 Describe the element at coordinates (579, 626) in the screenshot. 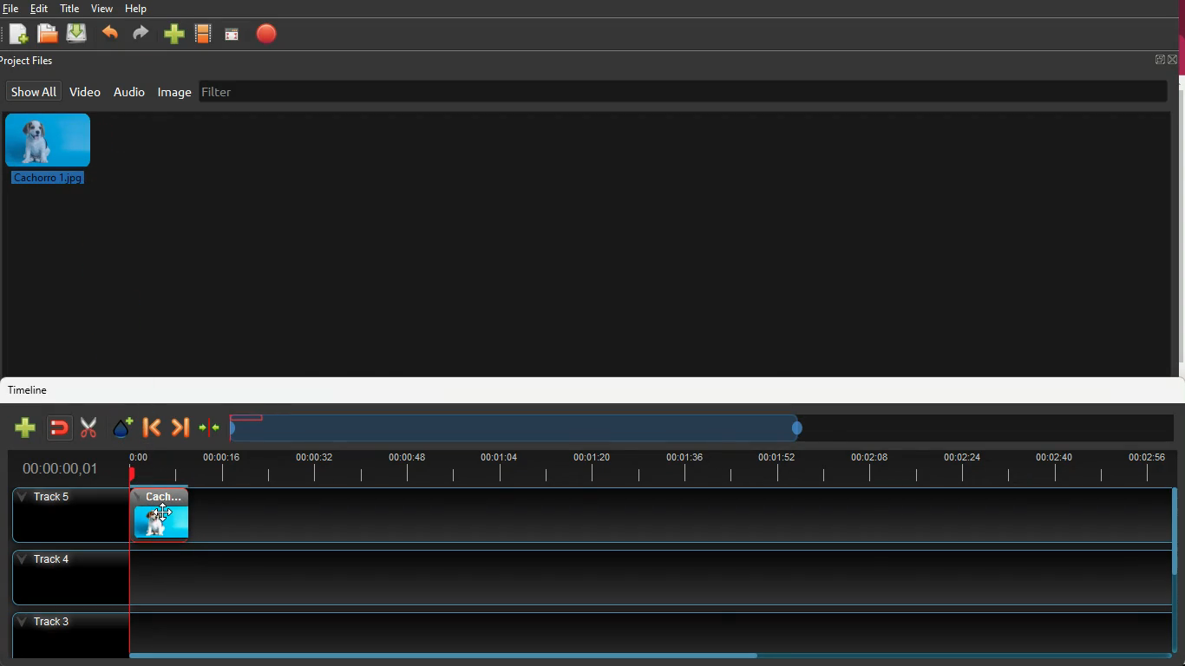

I see `track` at that location.